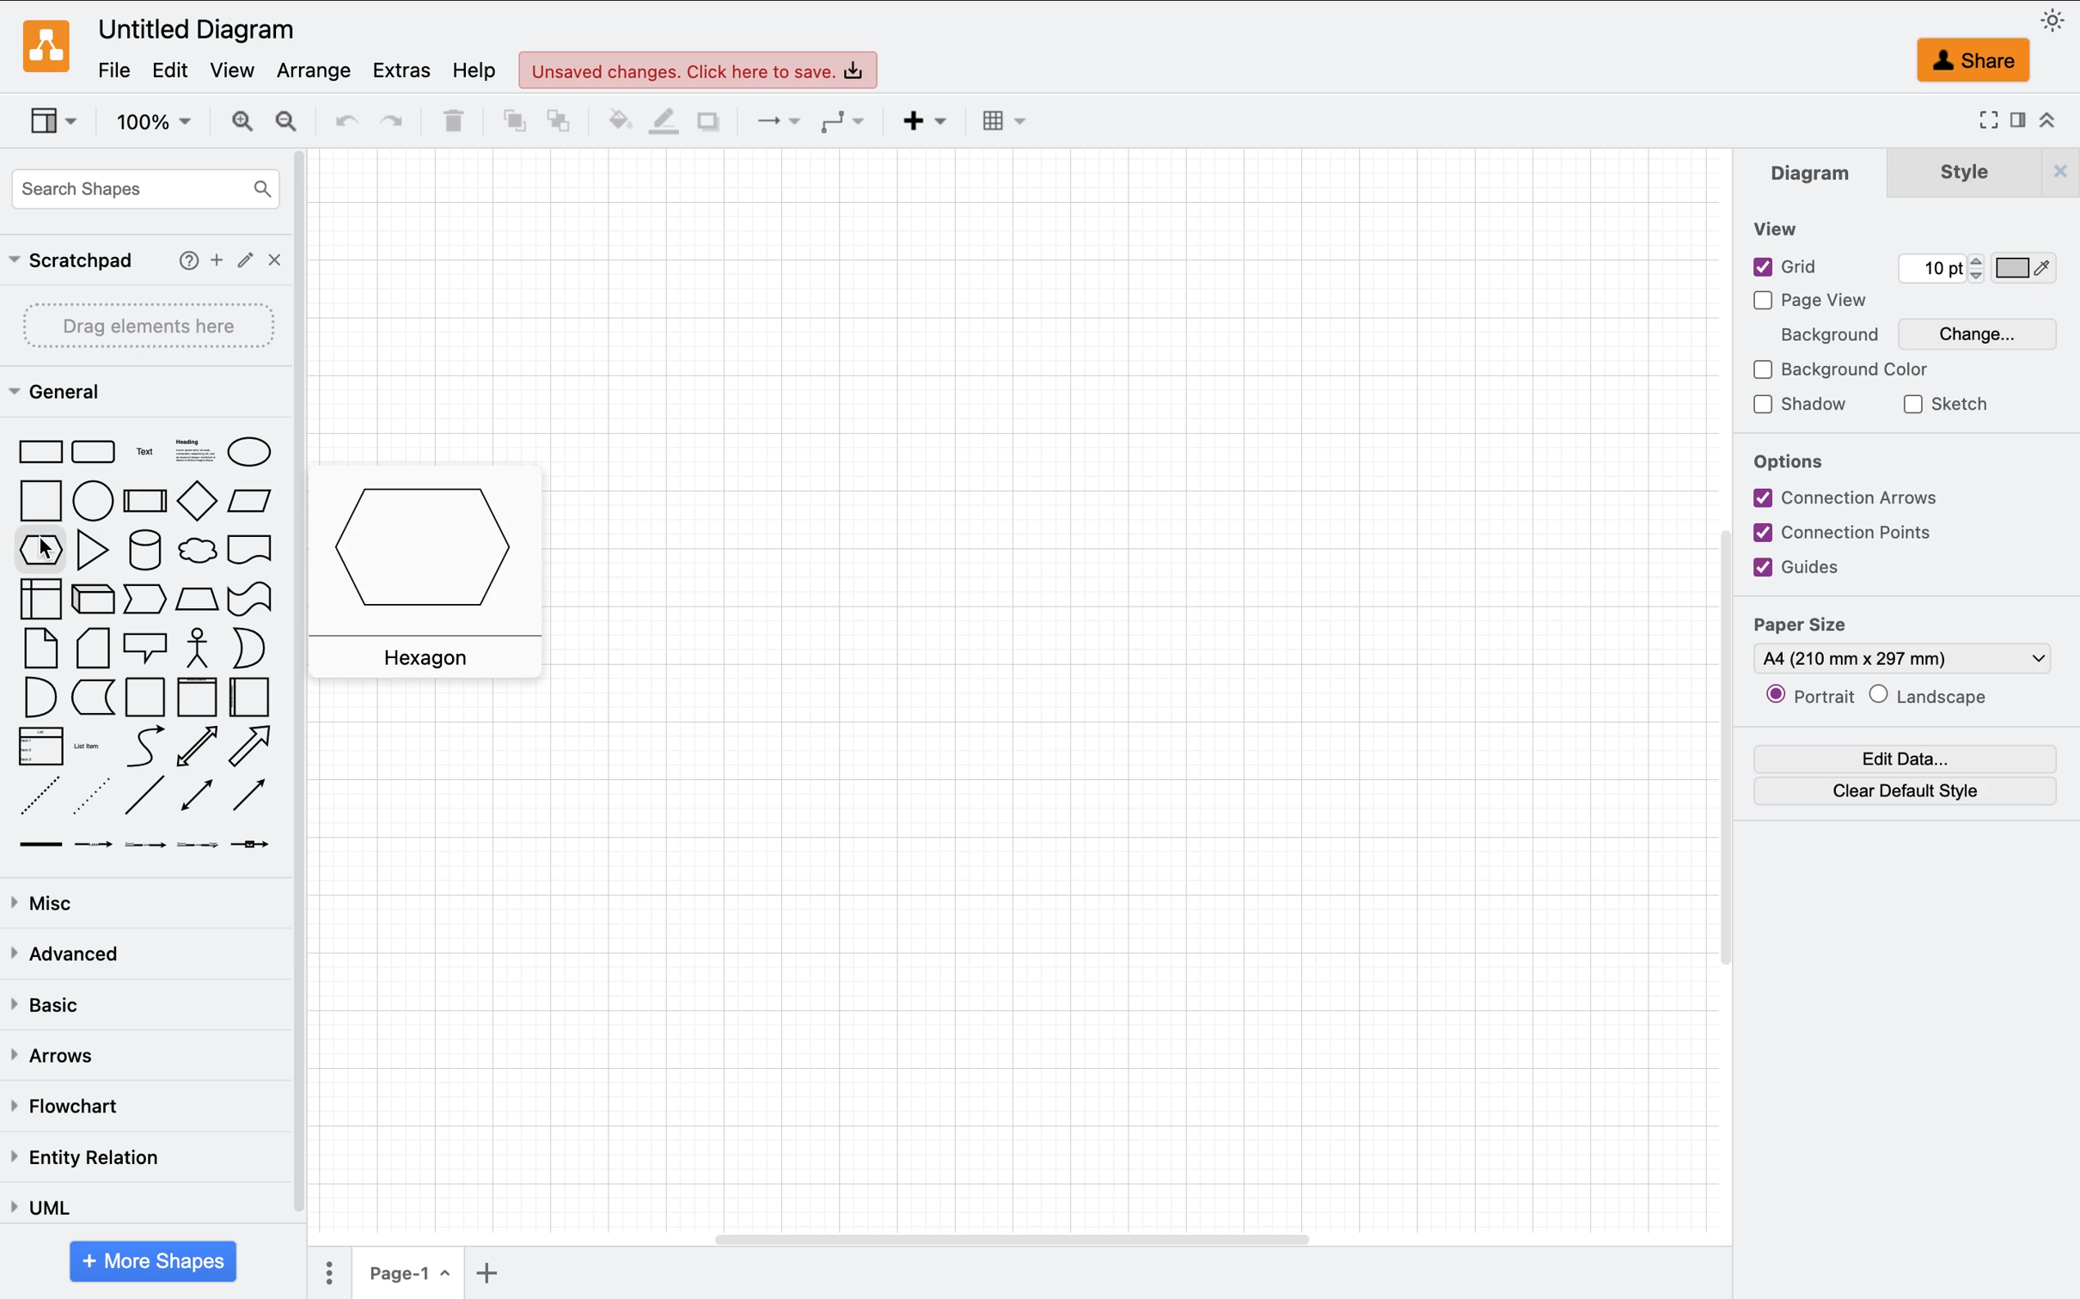 This screenshot has height=1299, width=2080. I want to click on to front, so click(506, 123).